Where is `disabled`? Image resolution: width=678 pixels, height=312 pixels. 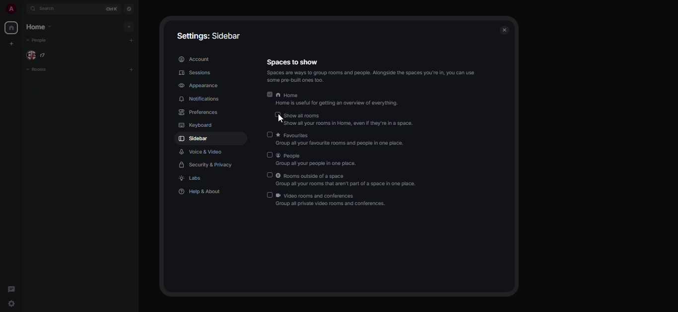 disabled is located at coordinates (270, 155).